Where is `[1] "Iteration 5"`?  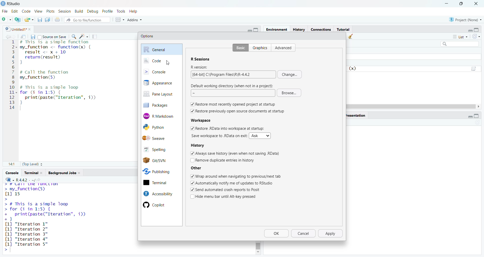 [1] "Iteration 5" is located at coordinates (25, 244).